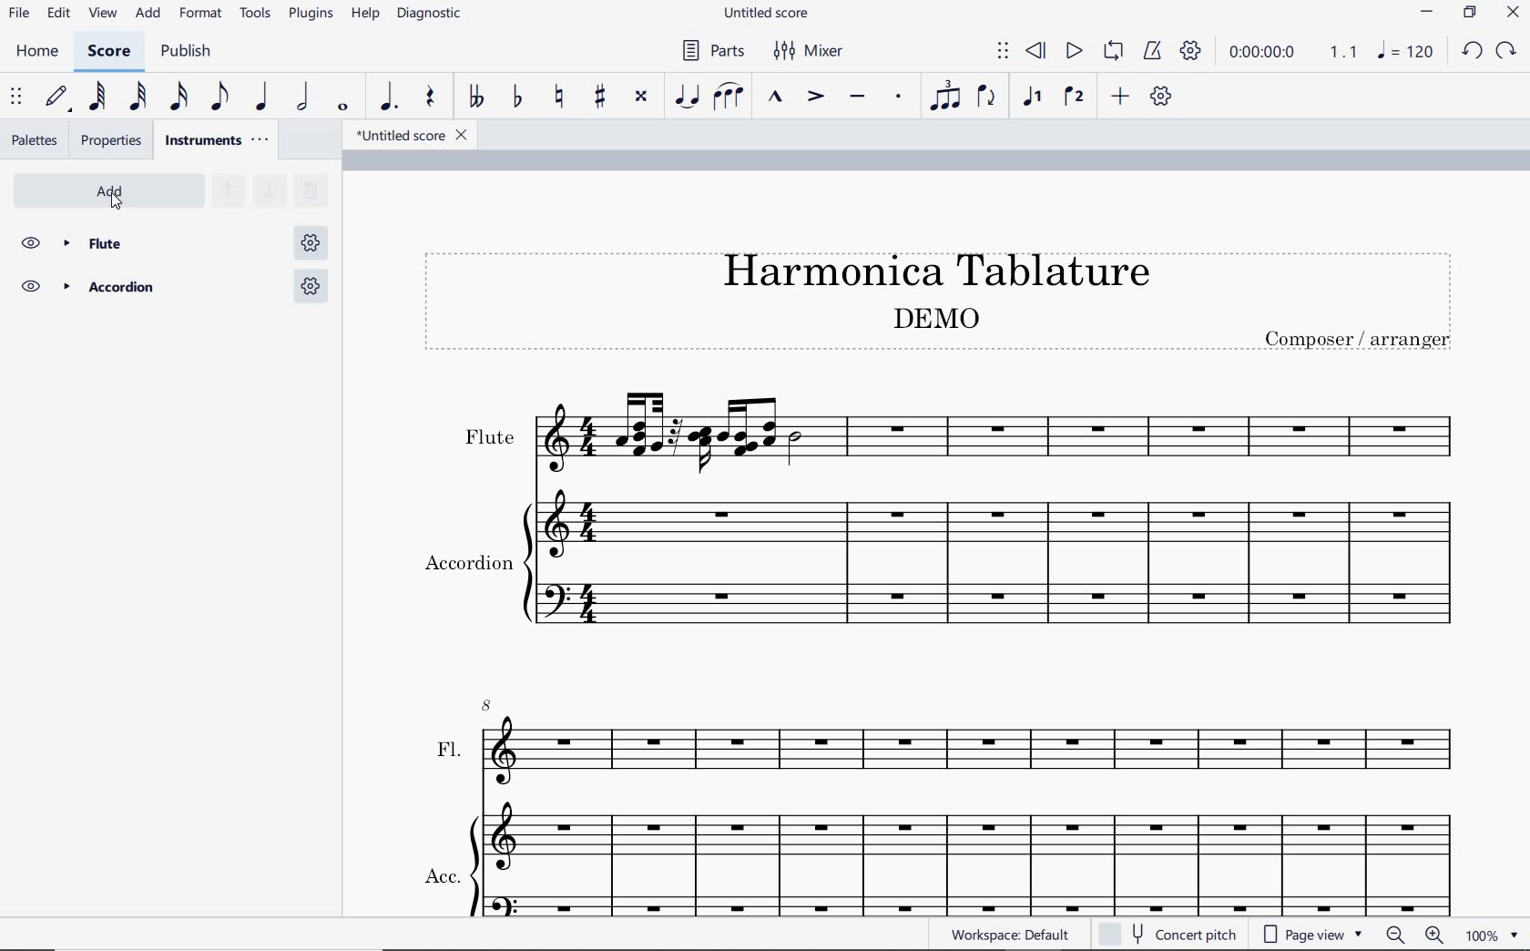 The height and width of the screenshot is (951, 1530). I want to click on select to move, so click(16, 97).